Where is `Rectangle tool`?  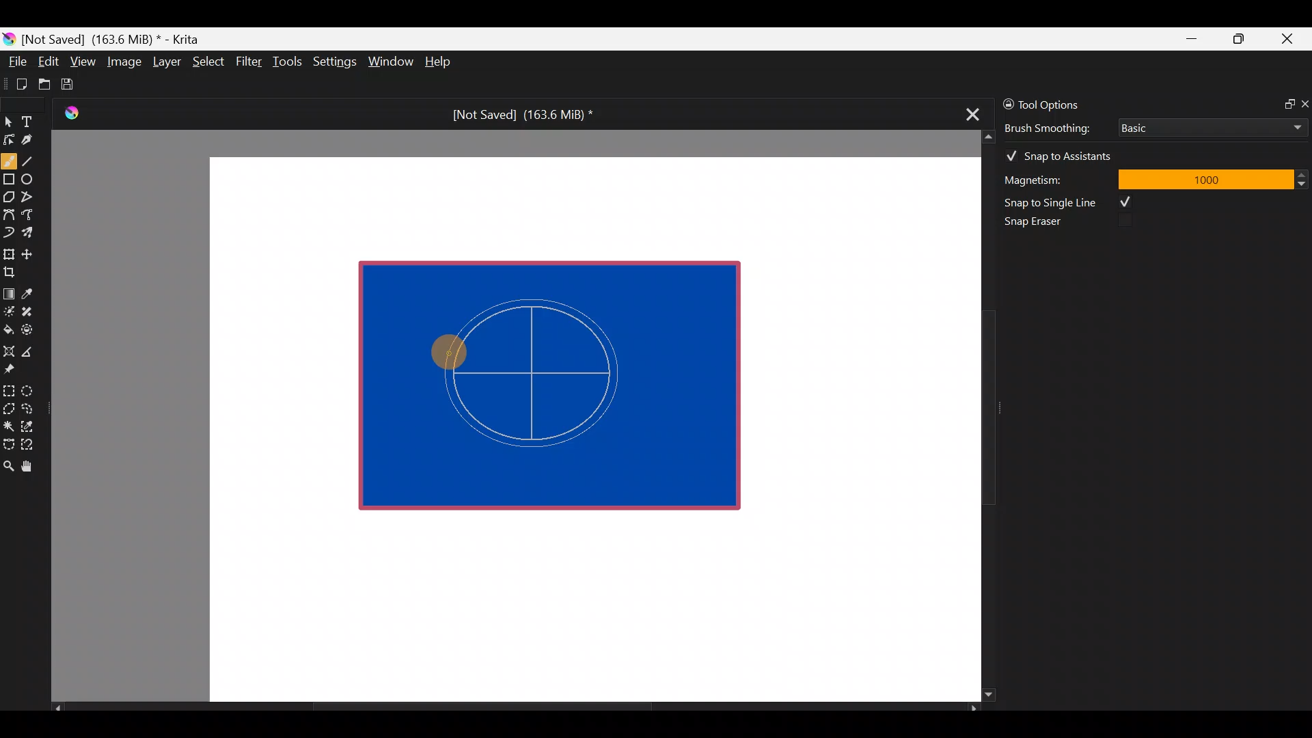
Rectangle tool is located at coordinates (9, 180).